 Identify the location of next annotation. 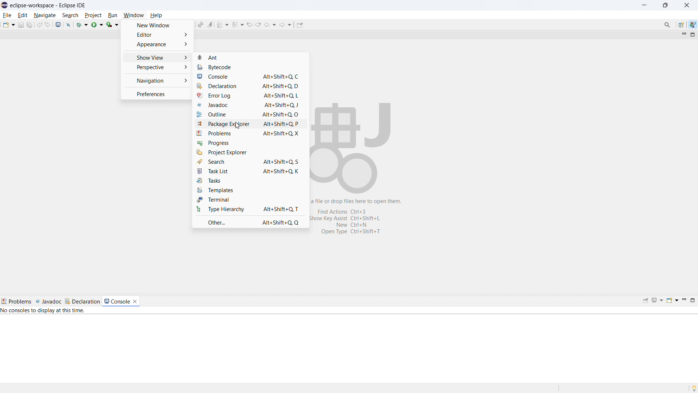
(223, 24).